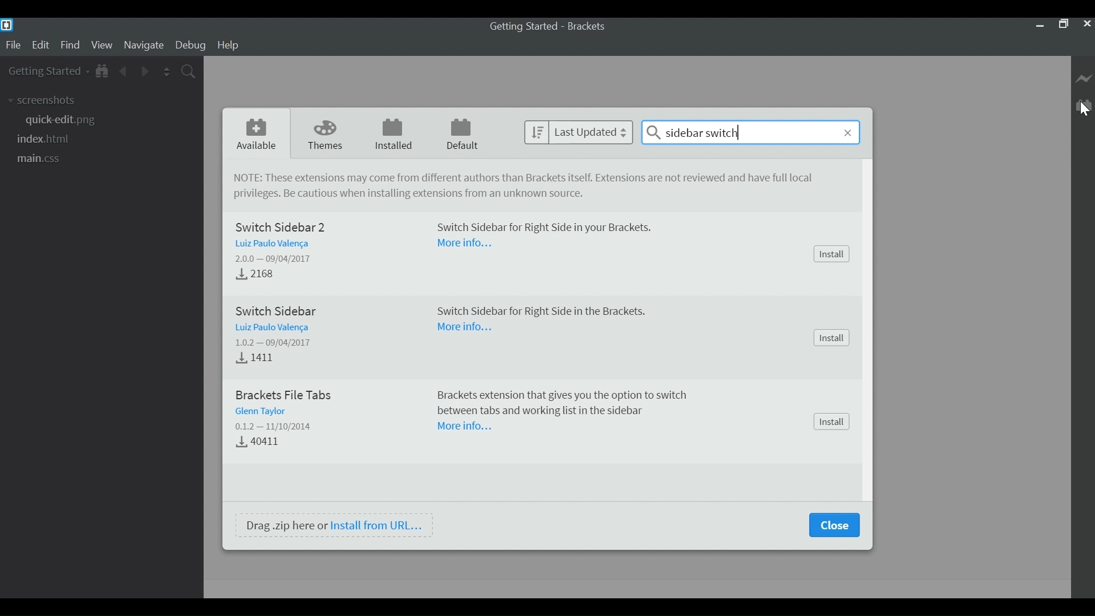  I want to click on Author, so click(276, 327).